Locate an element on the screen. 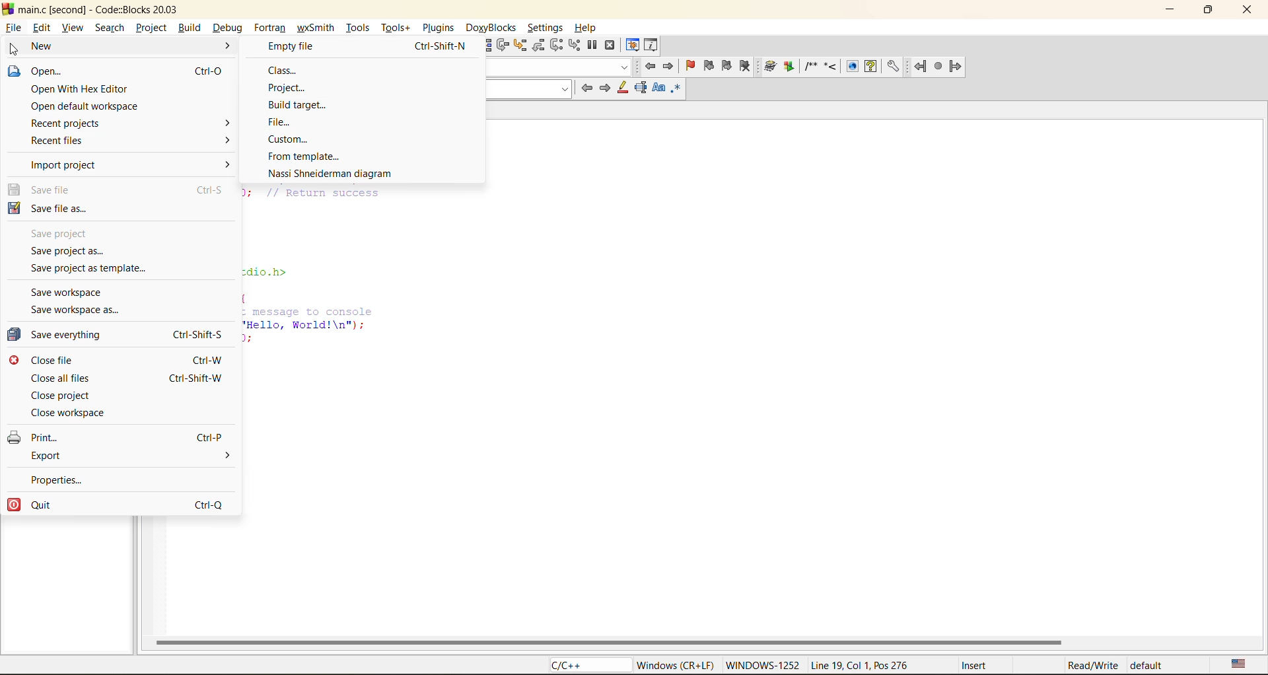 Image resolution: width=1268 pixels, height=675 pixels. doxyblocks is located at coordinates (494, 27).